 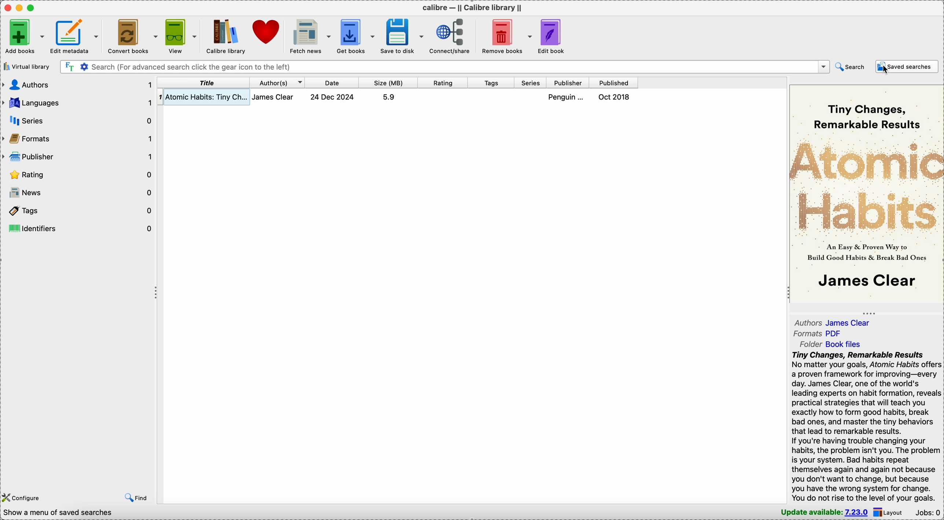 I want to click on edit metadata, so click(x=75, y=35).